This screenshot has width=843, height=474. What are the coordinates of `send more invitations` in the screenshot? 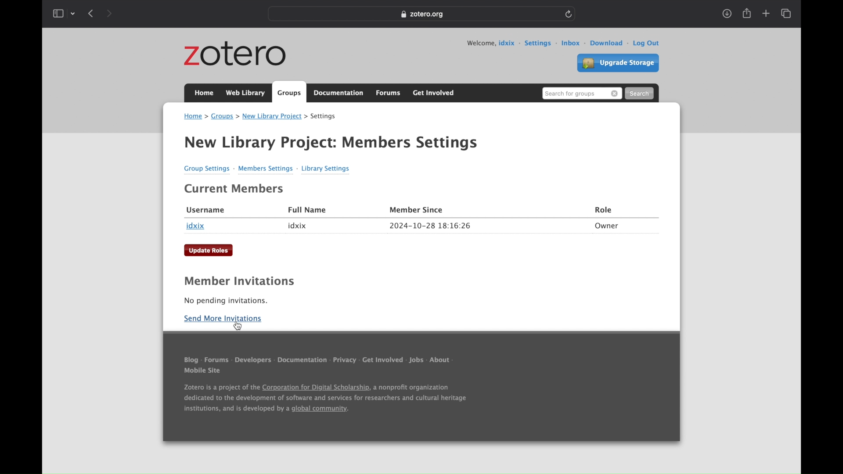 It's located at (221, 320).